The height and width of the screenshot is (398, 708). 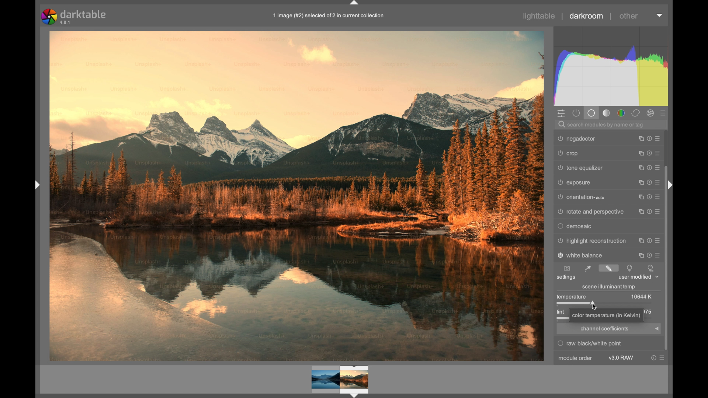 What do you see at coordinates (591, 113) in the screenshot?
I see `base` at bounding box center [591, 113].